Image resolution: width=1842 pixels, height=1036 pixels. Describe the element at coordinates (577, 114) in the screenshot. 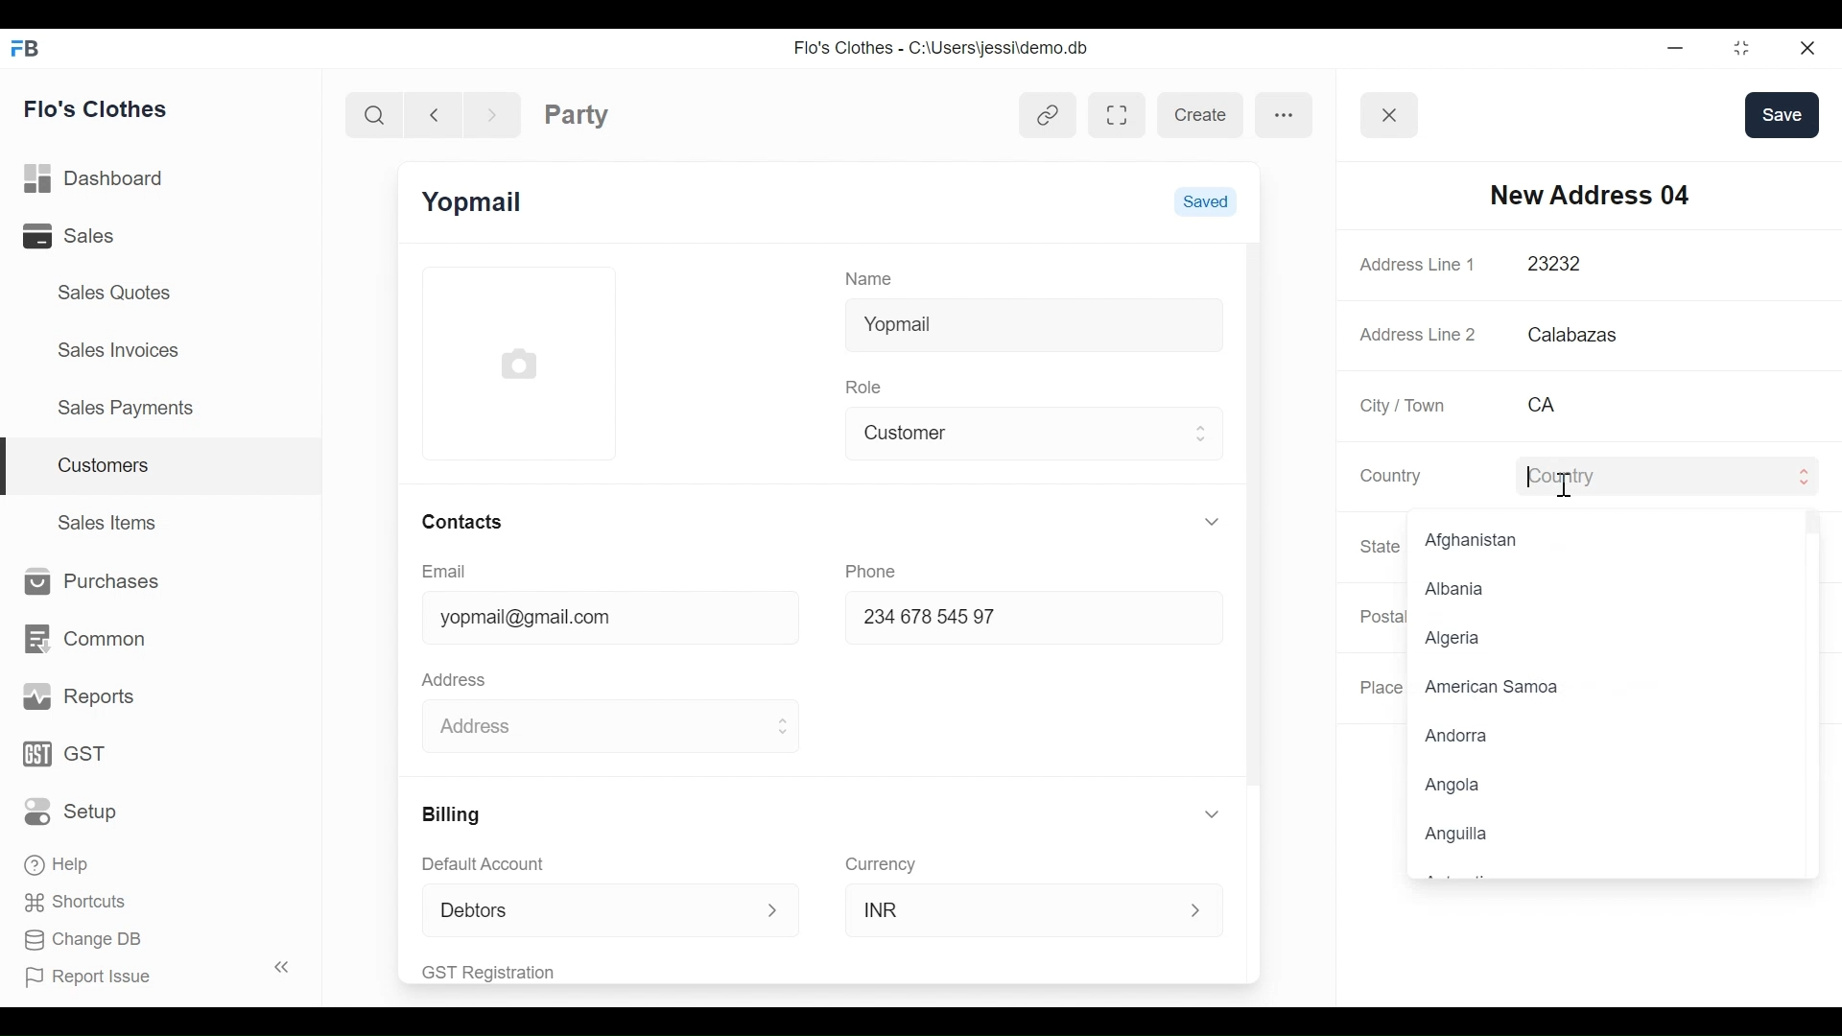

I see `Party` at that location.